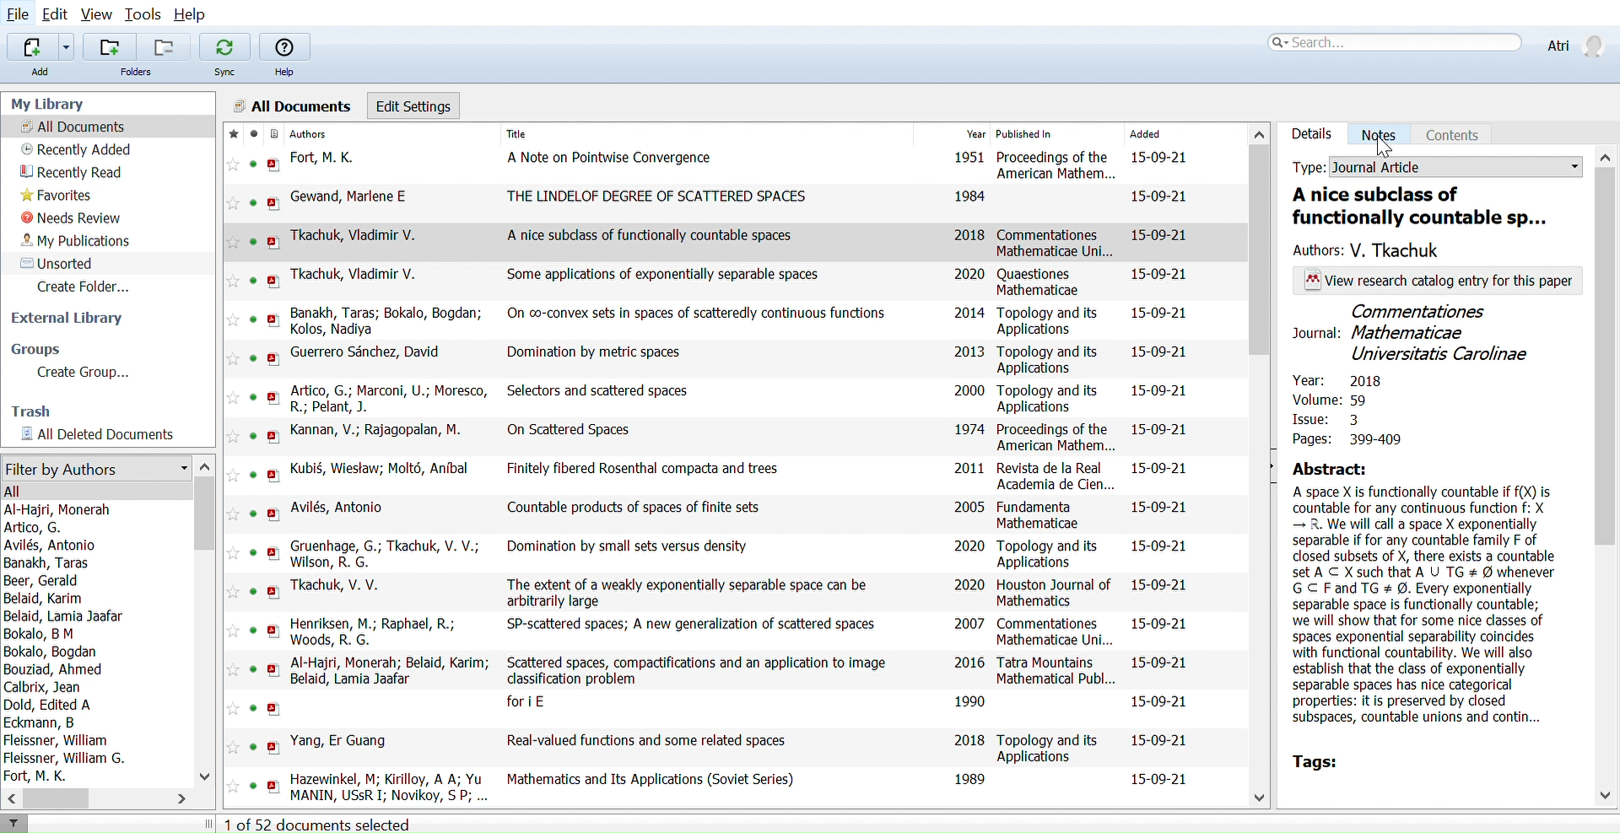  I want to click on Eckmann, B, so click(40, 723).